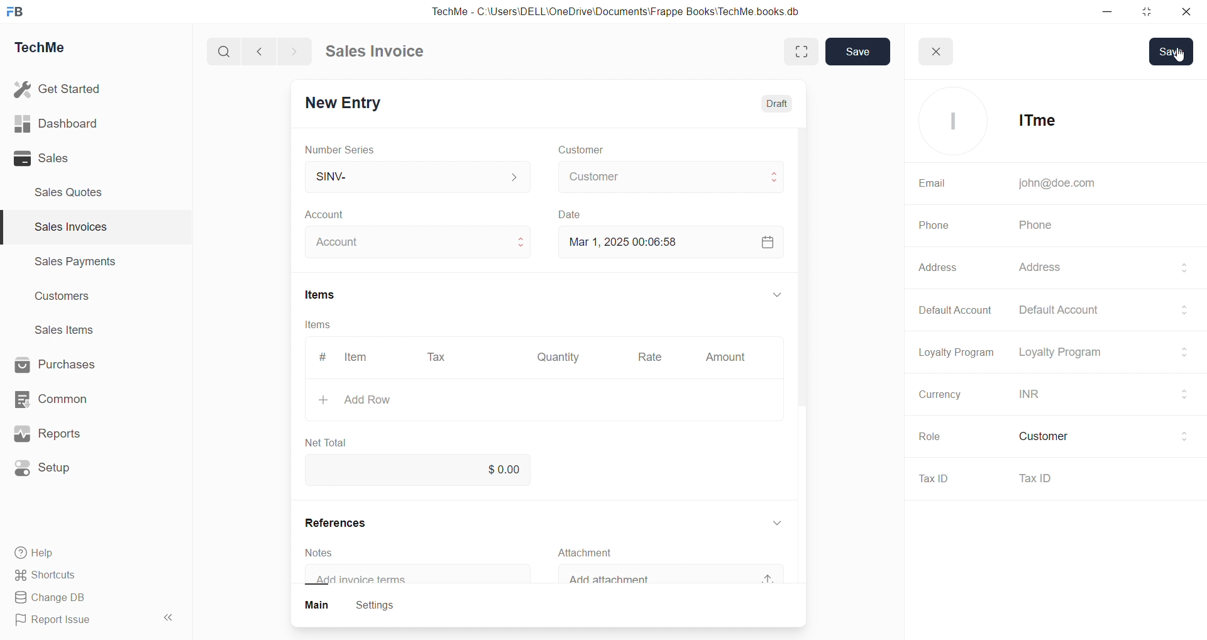 The image size is (1207, 640). What do you see at coordinates (315, 604) in the screenshot?
I see `` at bounding box center [315, 604].